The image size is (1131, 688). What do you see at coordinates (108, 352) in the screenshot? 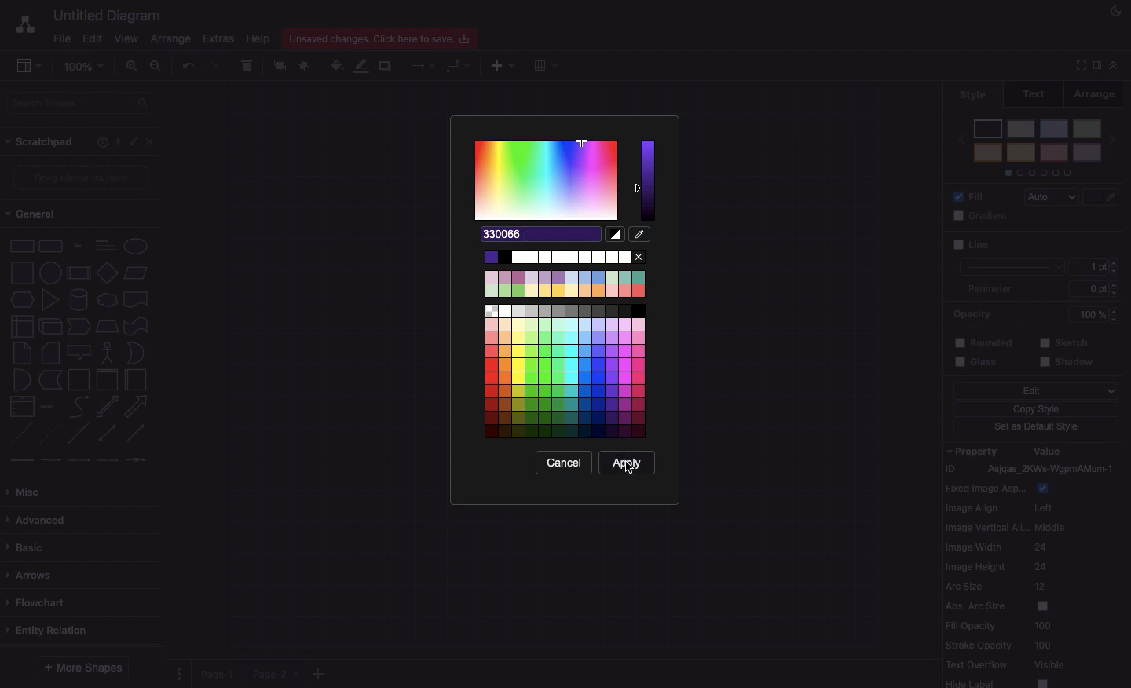
I see `actor` at bounding box center [108, 352].